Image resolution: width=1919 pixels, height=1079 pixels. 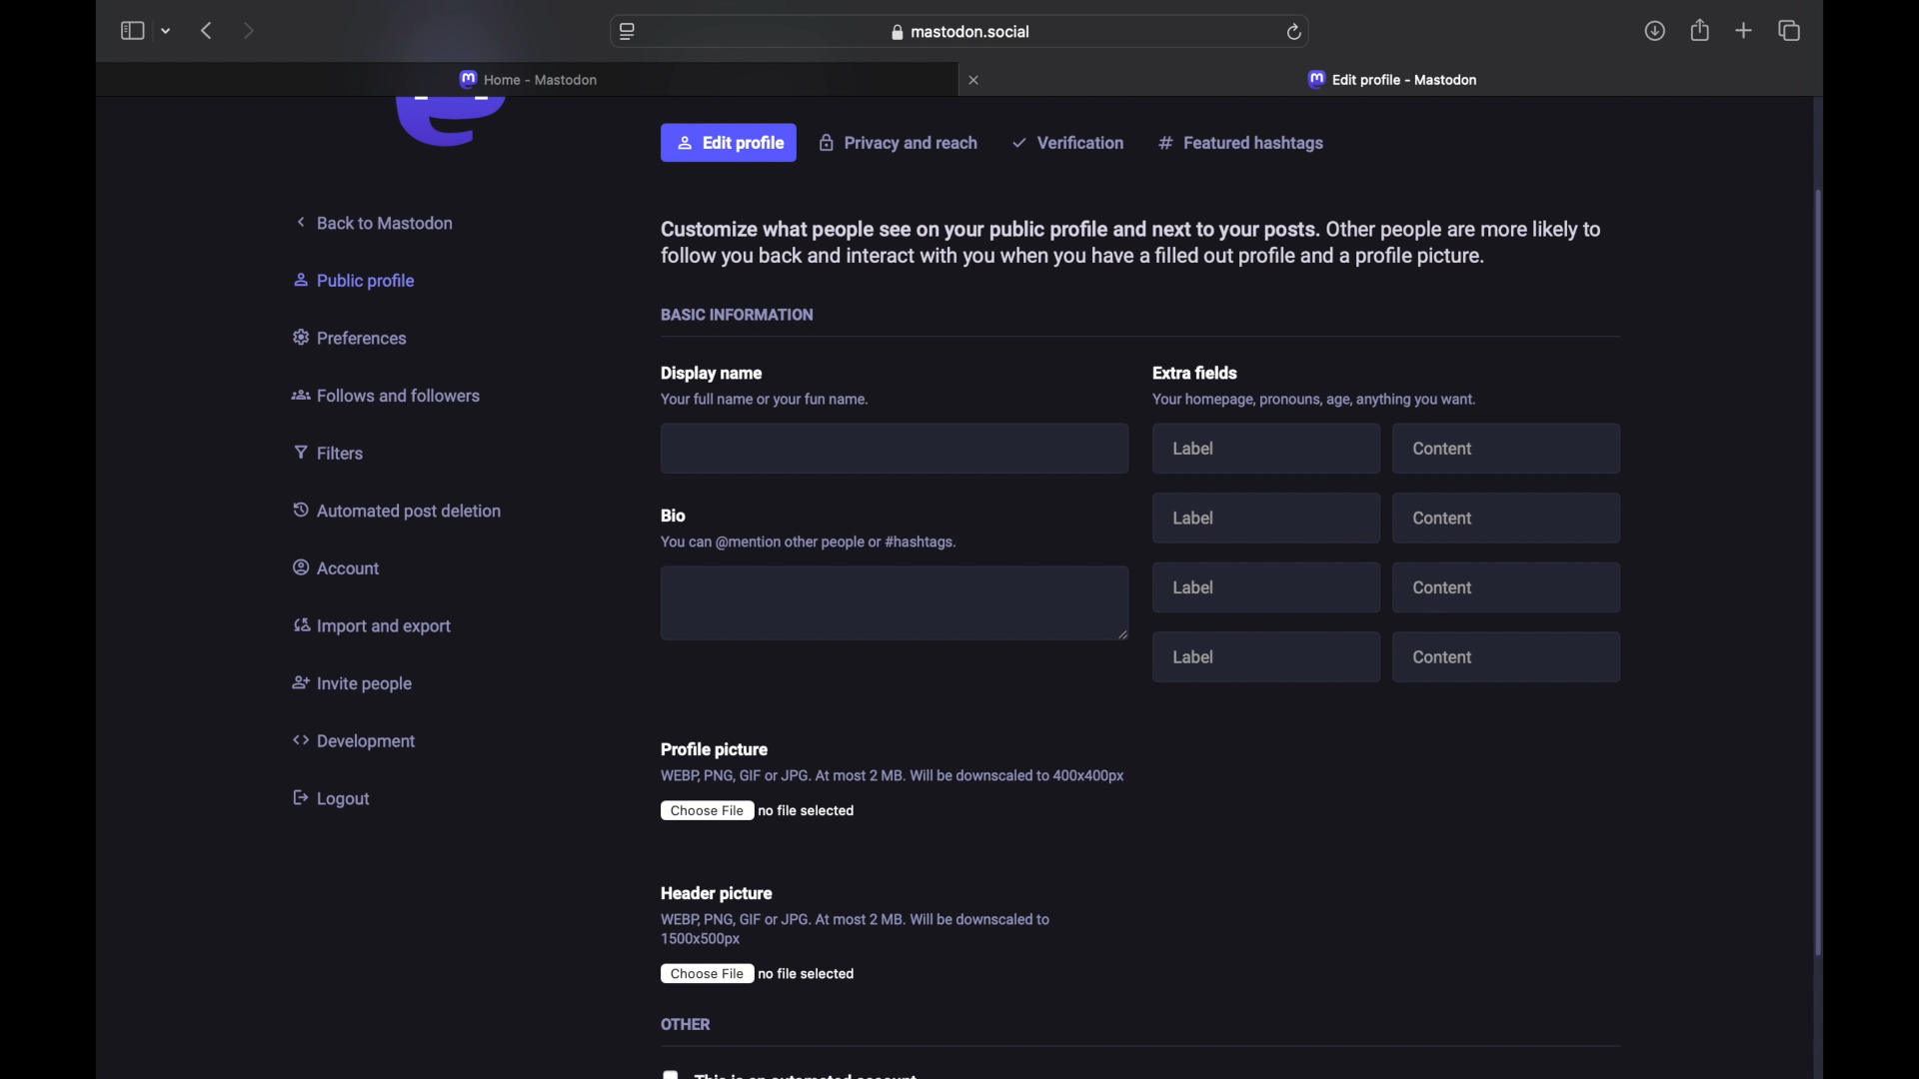 What do you see at coordinates (364, 279) in the screenshot?
I see `public profile` at bounding box center [364, 279].